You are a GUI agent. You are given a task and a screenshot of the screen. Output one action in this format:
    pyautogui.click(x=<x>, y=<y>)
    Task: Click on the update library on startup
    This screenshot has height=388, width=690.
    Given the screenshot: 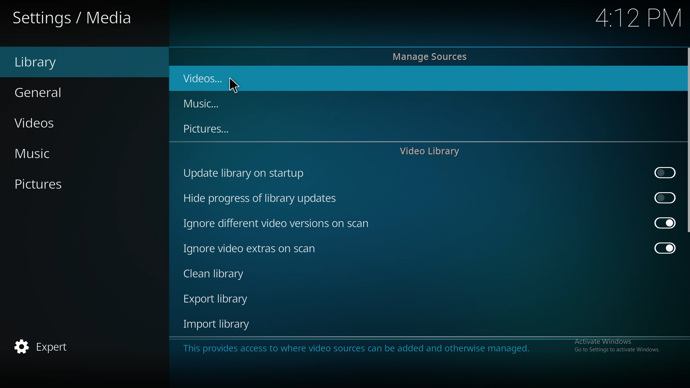 What is the action you would take?
    pyautogui.click(x=250, y=173)
    